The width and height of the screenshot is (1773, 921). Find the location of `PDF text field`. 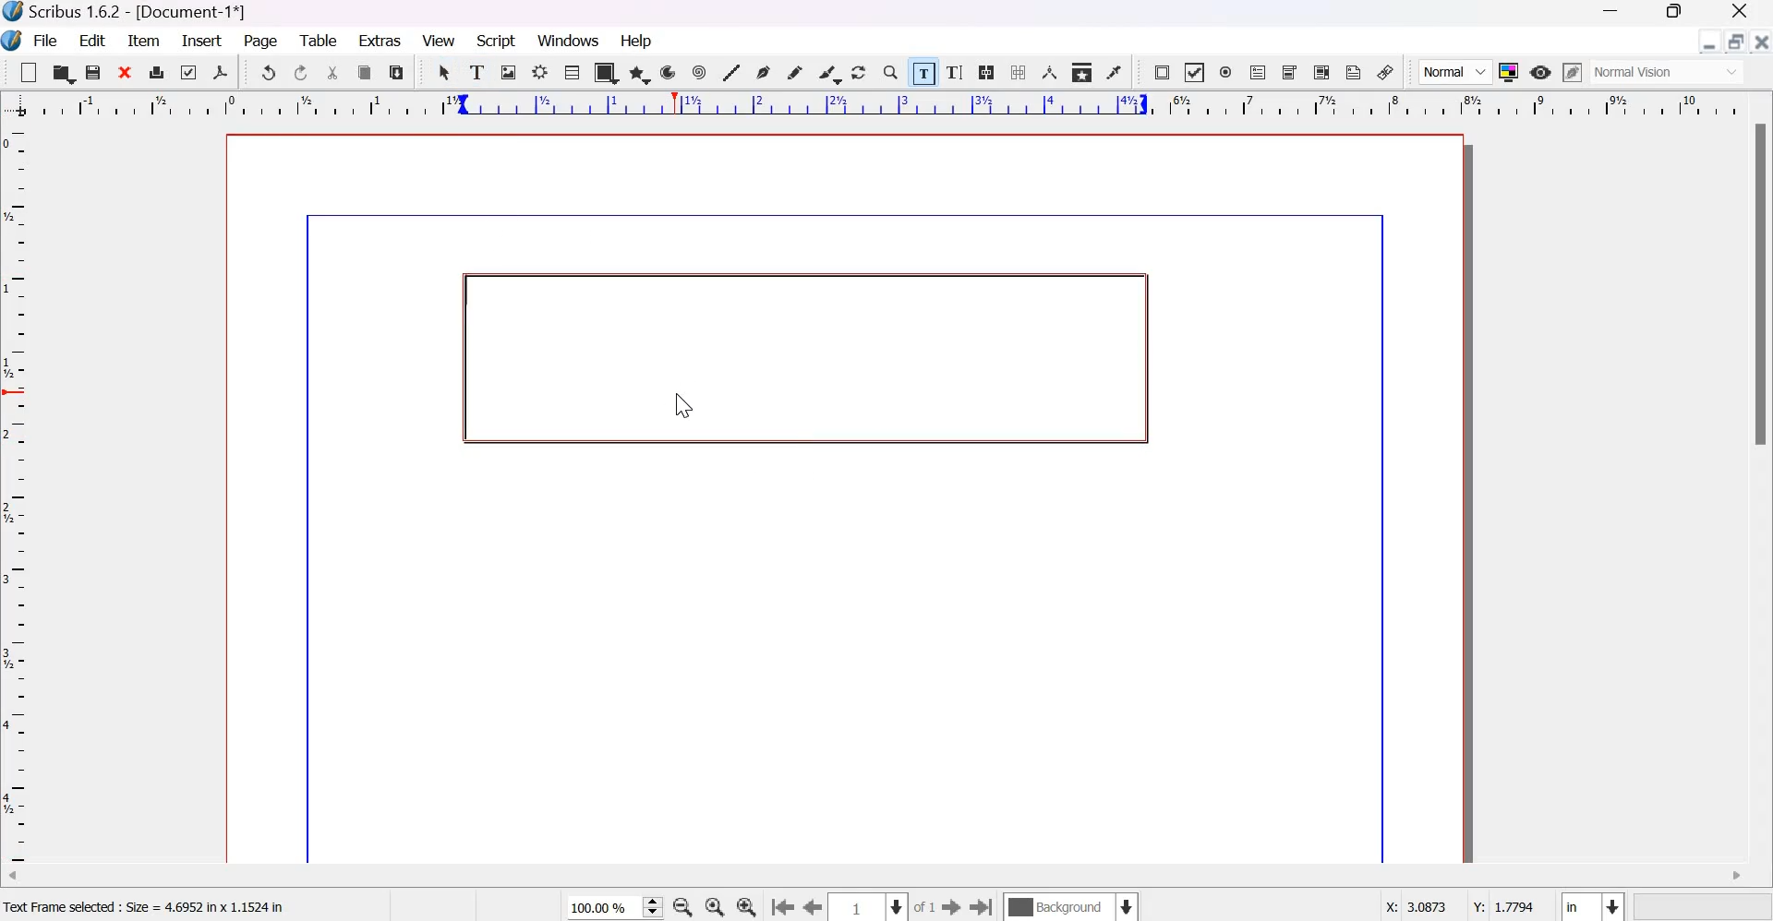

PDF text field is located at coordinates (1258, 74).